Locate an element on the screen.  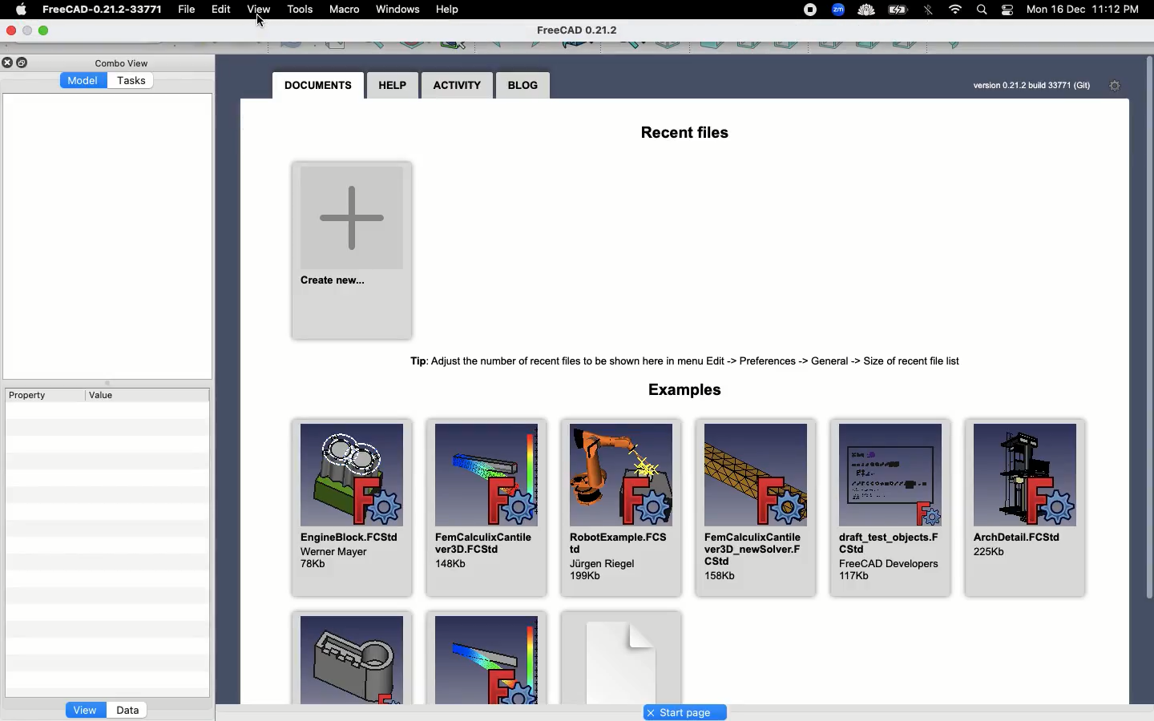
Mon 16 Dec 11:12 PM is located at coordinates (1087, 10).